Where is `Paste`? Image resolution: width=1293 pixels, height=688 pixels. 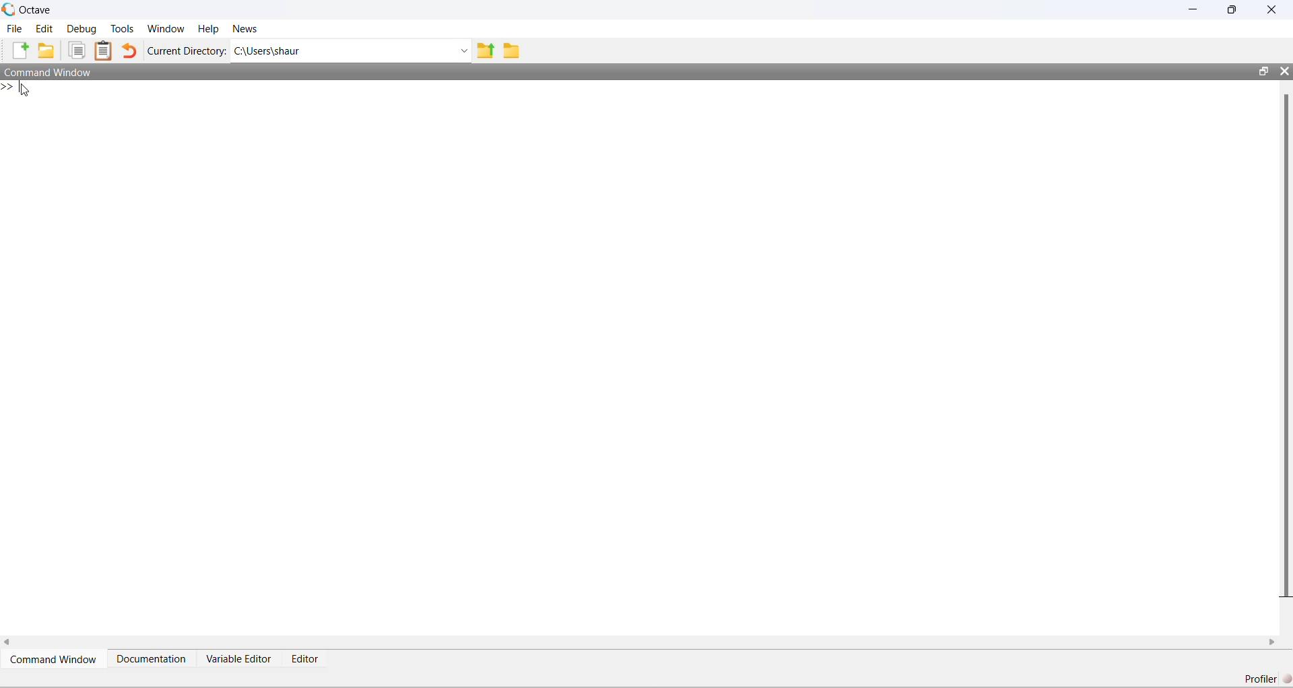 Paste is located at coordinates (103, 51).